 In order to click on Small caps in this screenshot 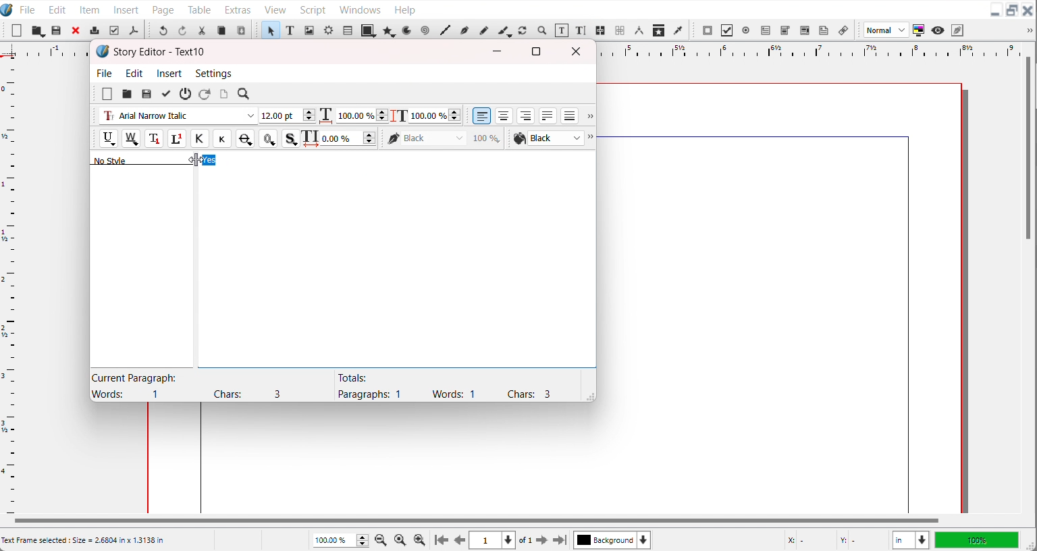, I will do `click(221, 138)`.